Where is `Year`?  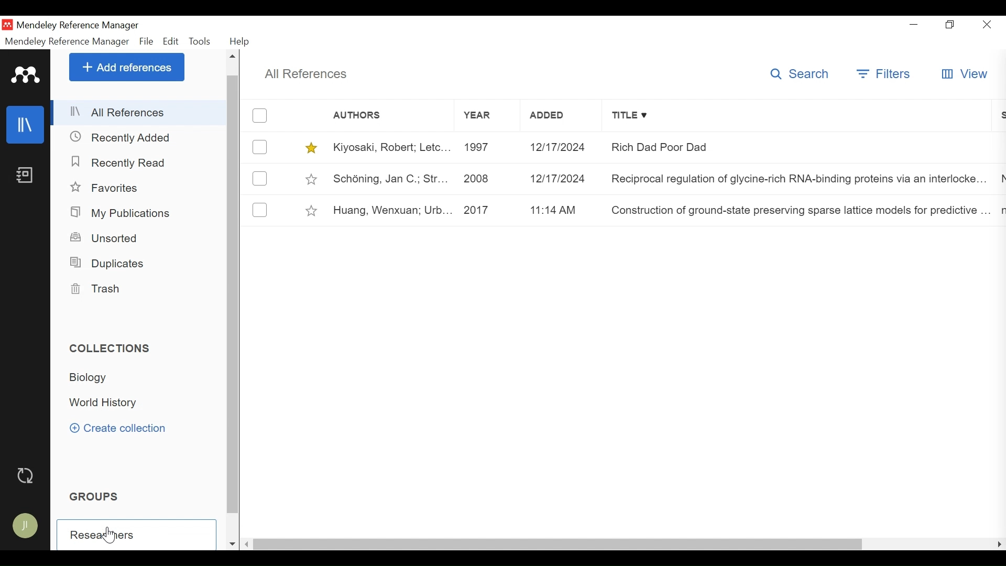
Year is located at coordinates (485, 117).